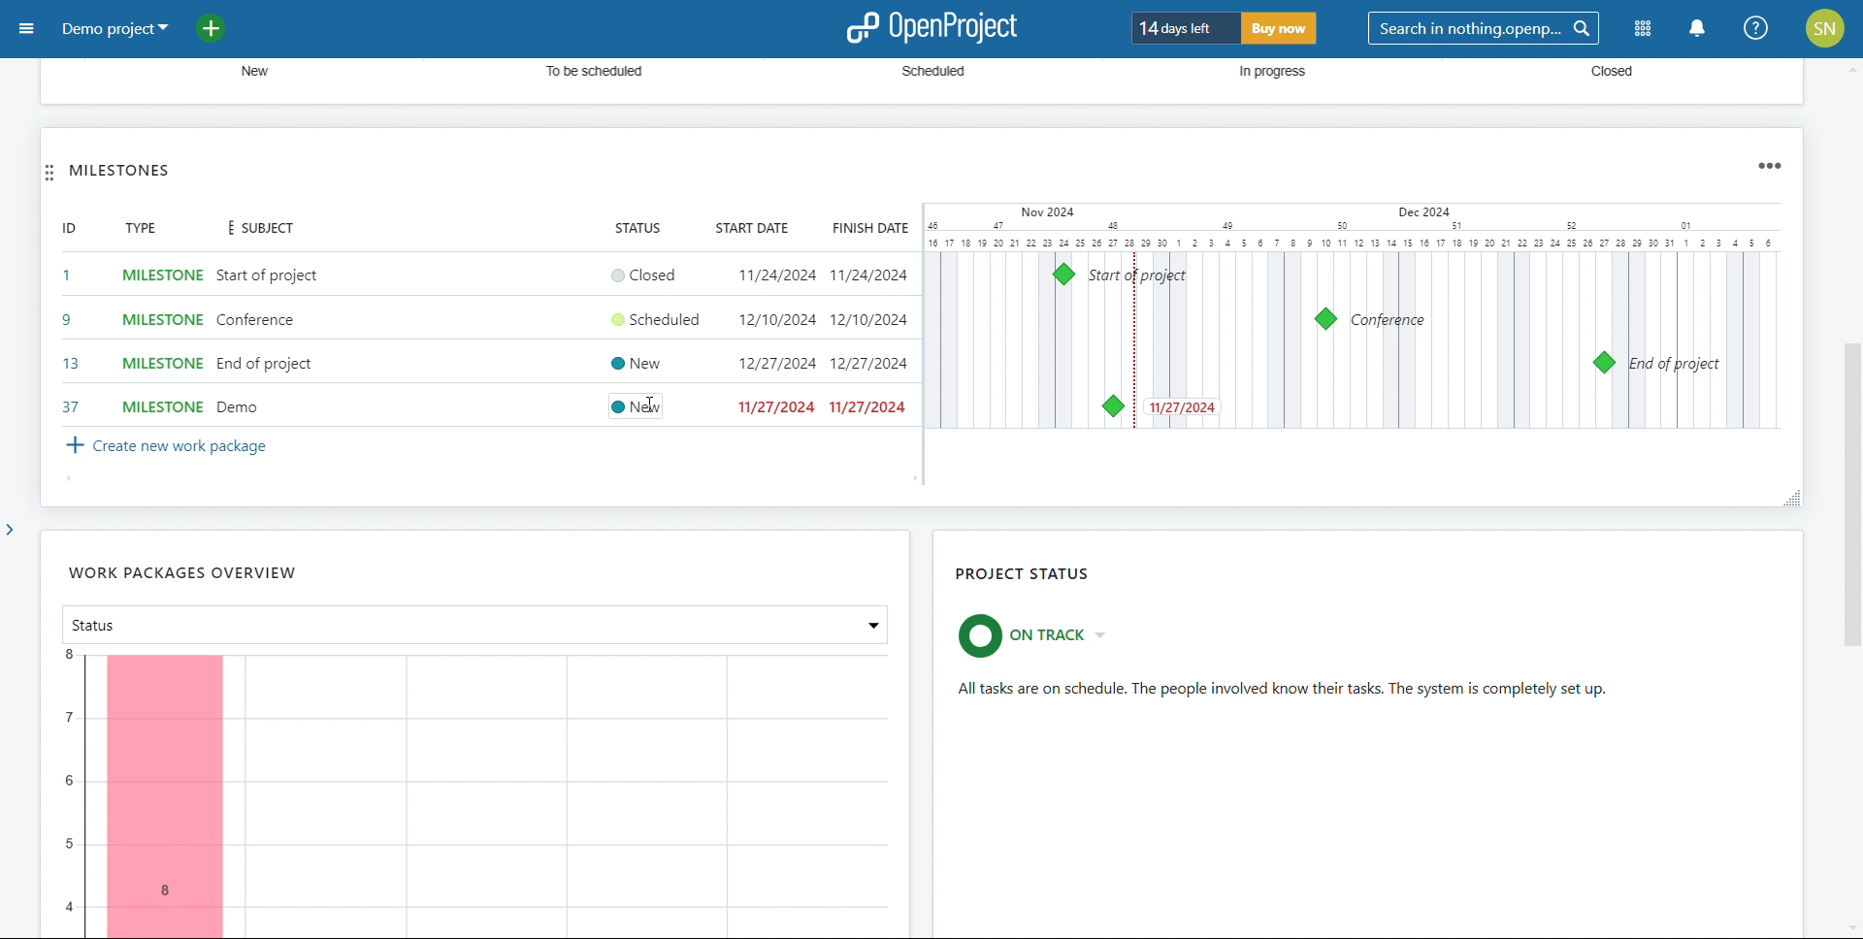  Describe the element at coordinates (1280, 29) in the screenshot. I see `buy now` at that location.